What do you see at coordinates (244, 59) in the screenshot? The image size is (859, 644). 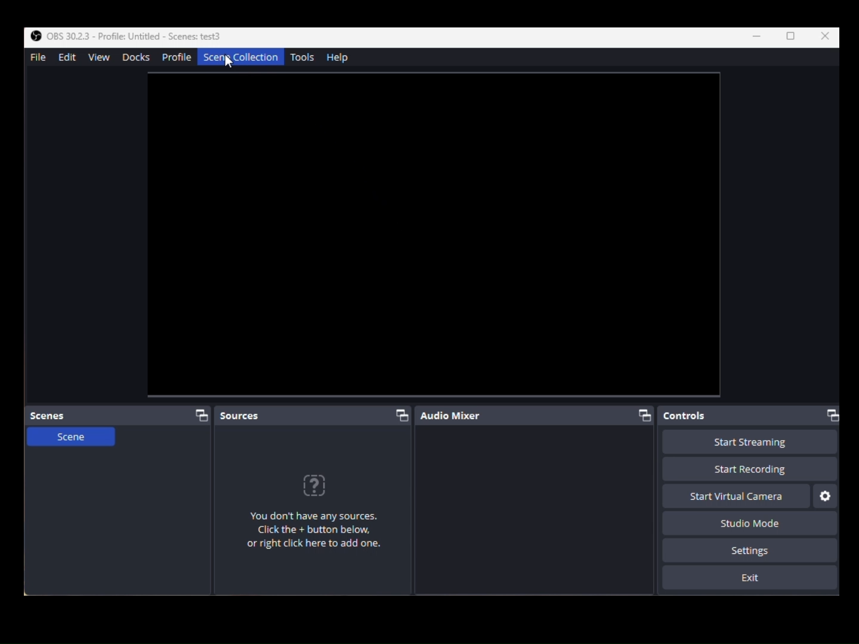 I see `SceneCollection` at bounding box center [244, 59].